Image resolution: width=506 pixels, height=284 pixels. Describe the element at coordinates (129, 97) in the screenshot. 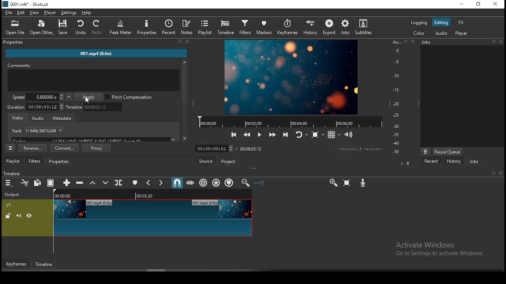

I see `pitch compression on/off` at that location.